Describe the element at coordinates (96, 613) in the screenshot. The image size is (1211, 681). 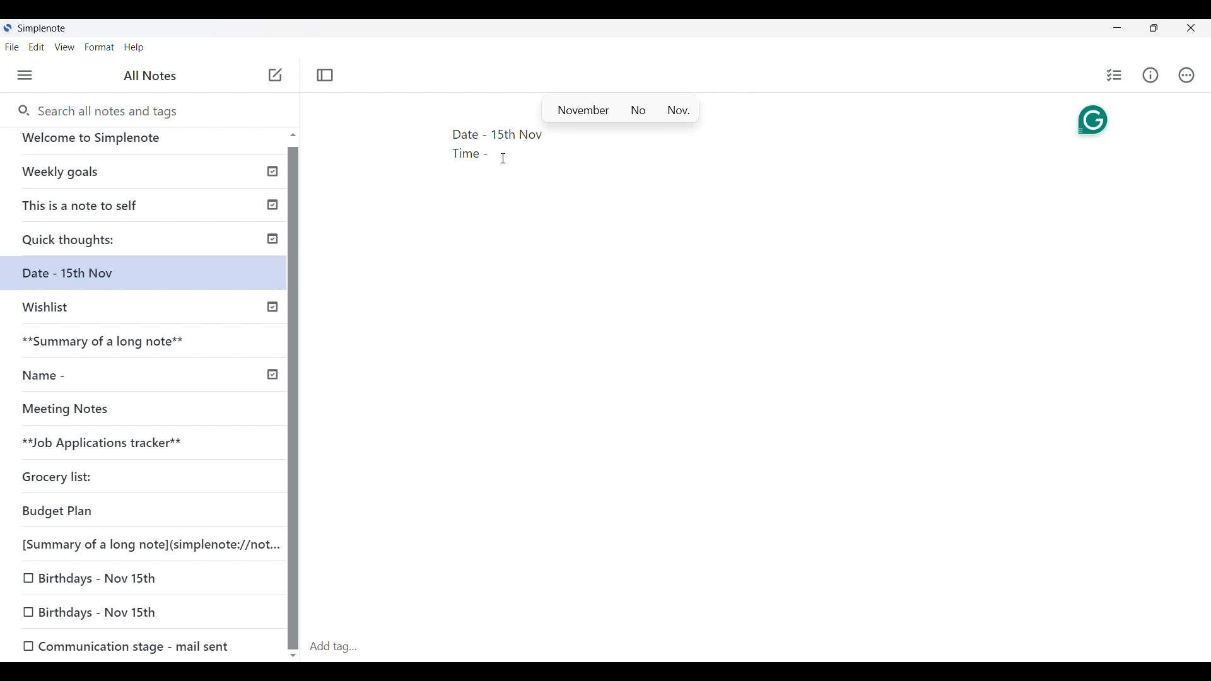
I see `Unpublished note` at that location.